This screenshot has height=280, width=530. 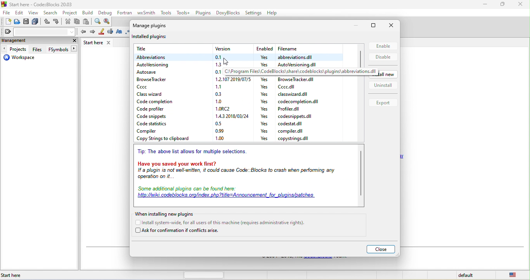 I want to click on abbreviation, so click(x=159, y=57).